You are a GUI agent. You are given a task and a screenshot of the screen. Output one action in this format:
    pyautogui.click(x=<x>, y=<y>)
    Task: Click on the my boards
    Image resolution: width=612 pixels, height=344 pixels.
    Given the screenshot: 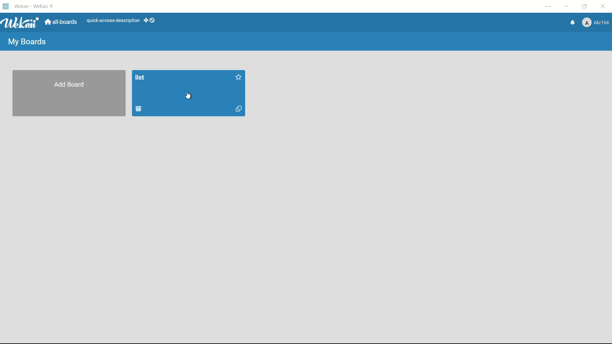 What is the action you would take?
    pyautogui.click(x=29, y=42)
    